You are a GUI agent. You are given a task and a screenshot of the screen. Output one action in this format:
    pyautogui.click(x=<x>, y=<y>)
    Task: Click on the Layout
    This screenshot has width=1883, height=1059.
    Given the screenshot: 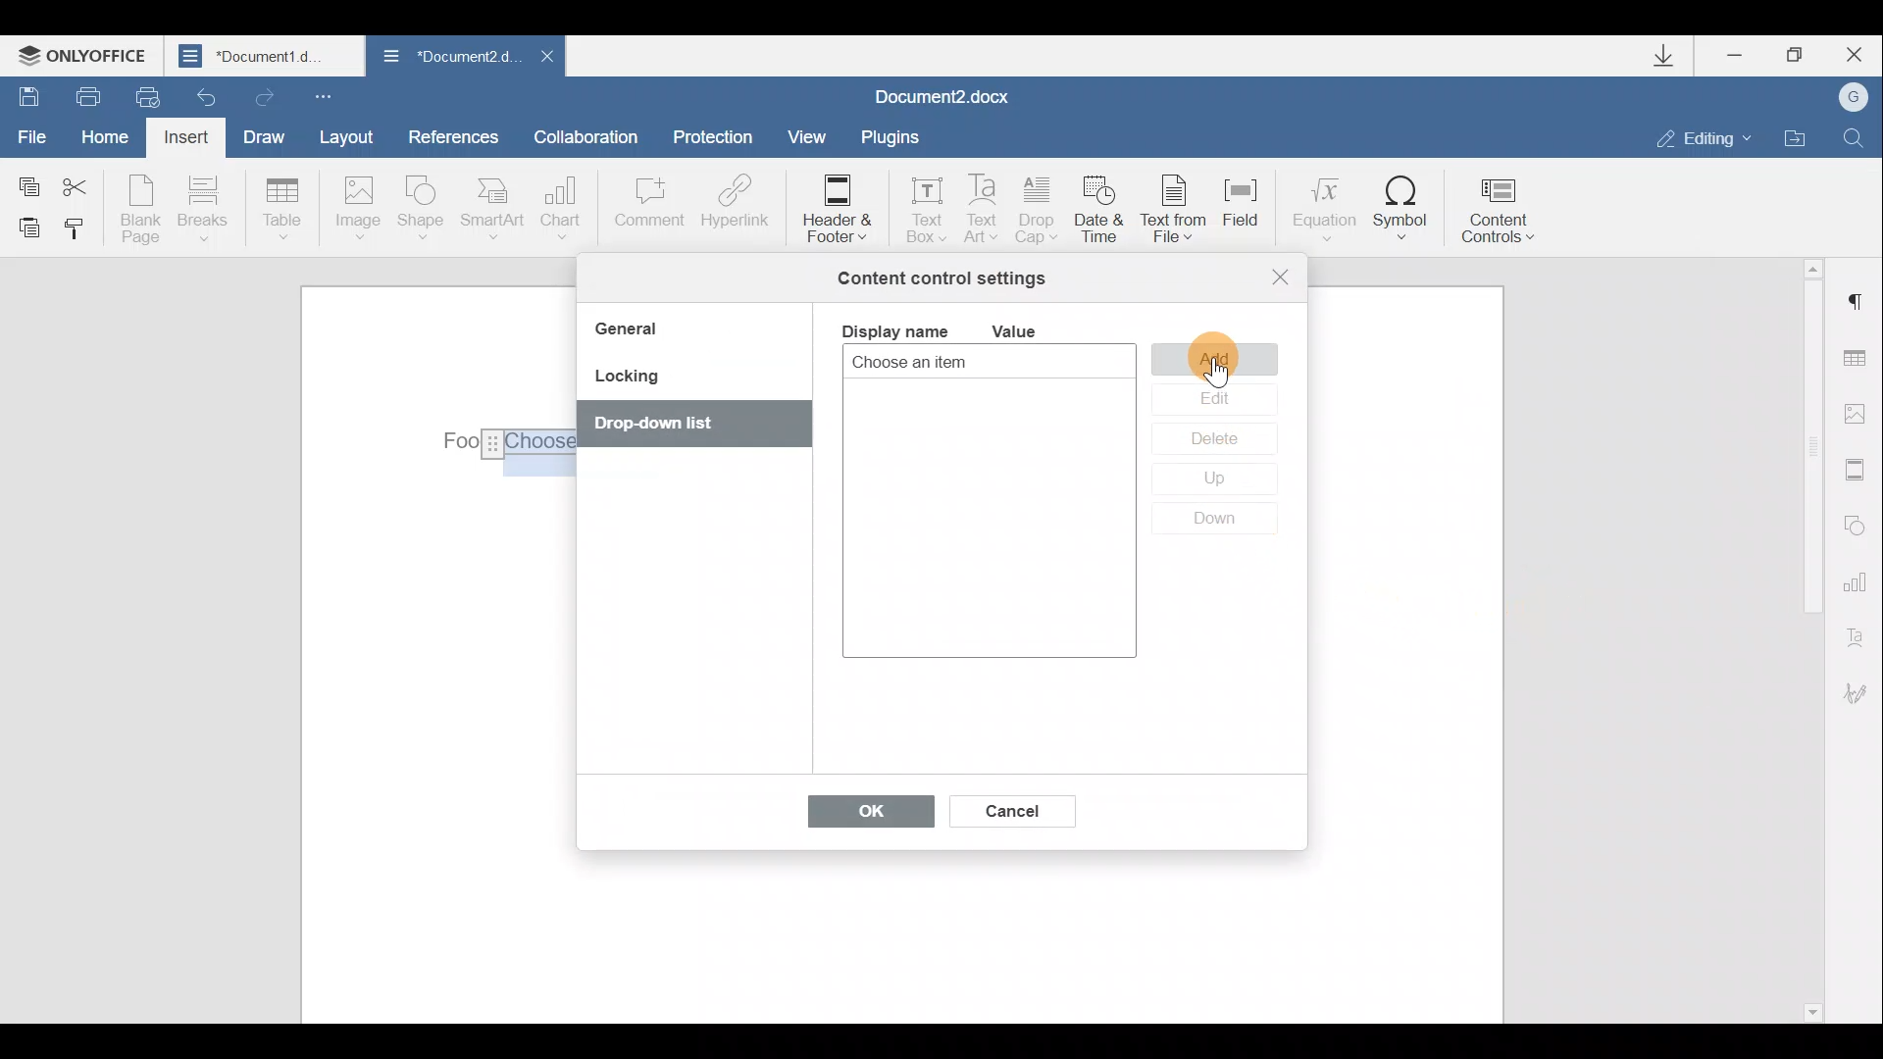 What is the action you would take?
    pyautogui.click(x=345, y=136)
    